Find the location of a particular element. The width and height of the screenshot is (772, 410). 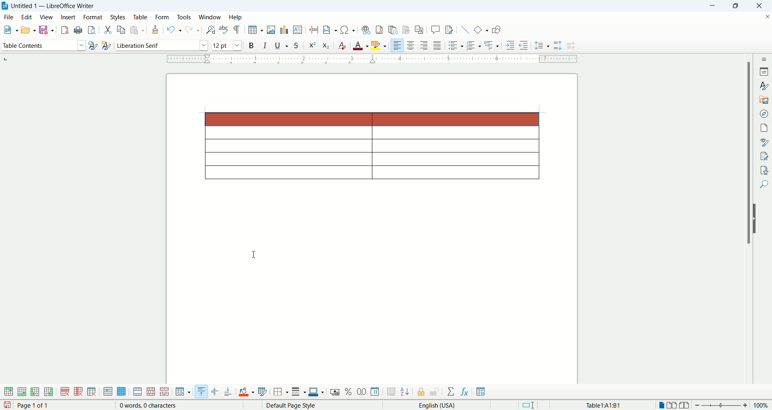

book view is located at coordinates (686, 405).